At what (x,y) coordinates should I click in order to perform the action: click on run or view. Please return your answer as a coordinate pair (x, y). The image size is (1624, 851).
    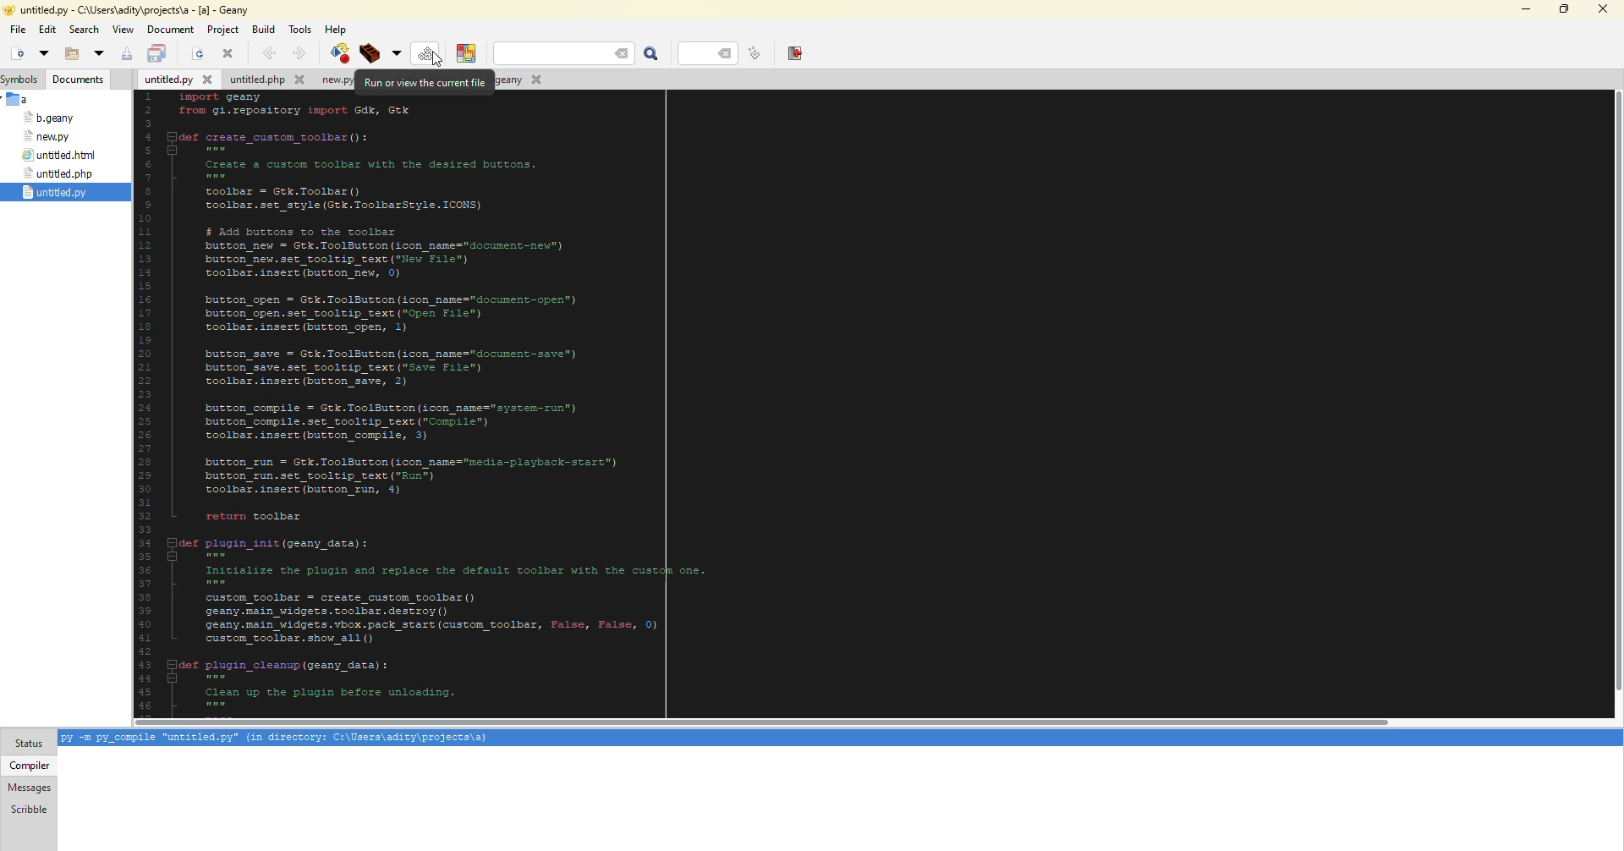
    Looking at the image, I should click on (427, 83).